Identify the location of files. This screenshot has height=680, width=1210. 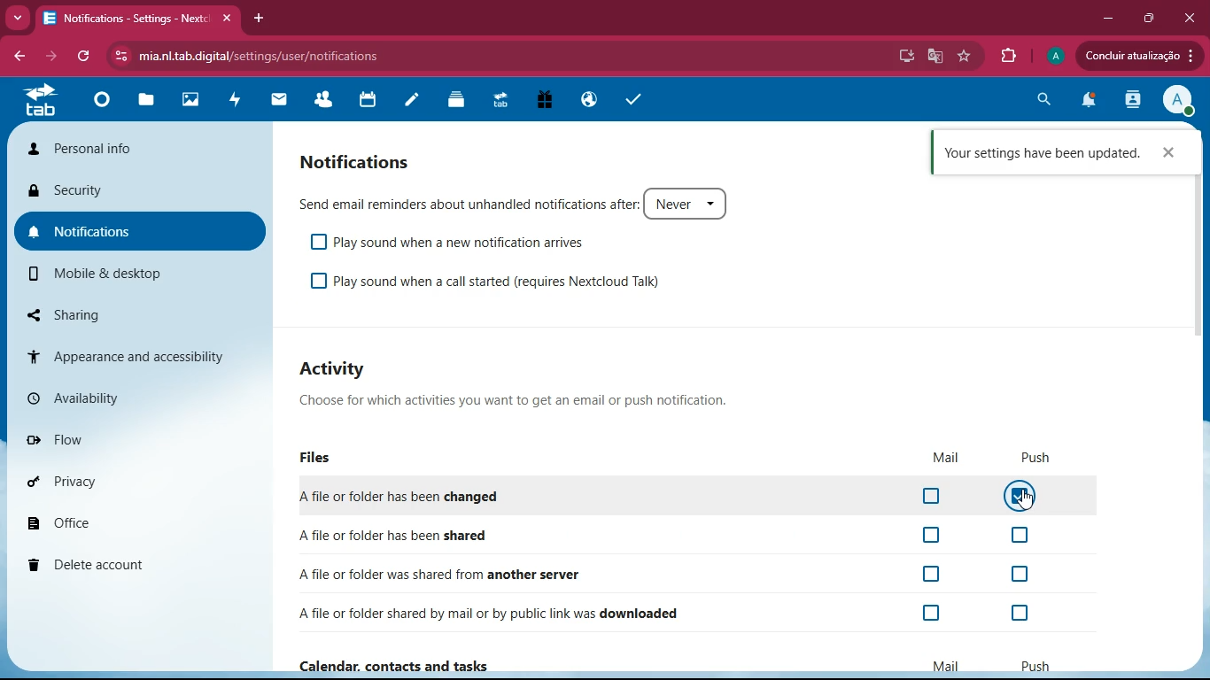
(146, 101).